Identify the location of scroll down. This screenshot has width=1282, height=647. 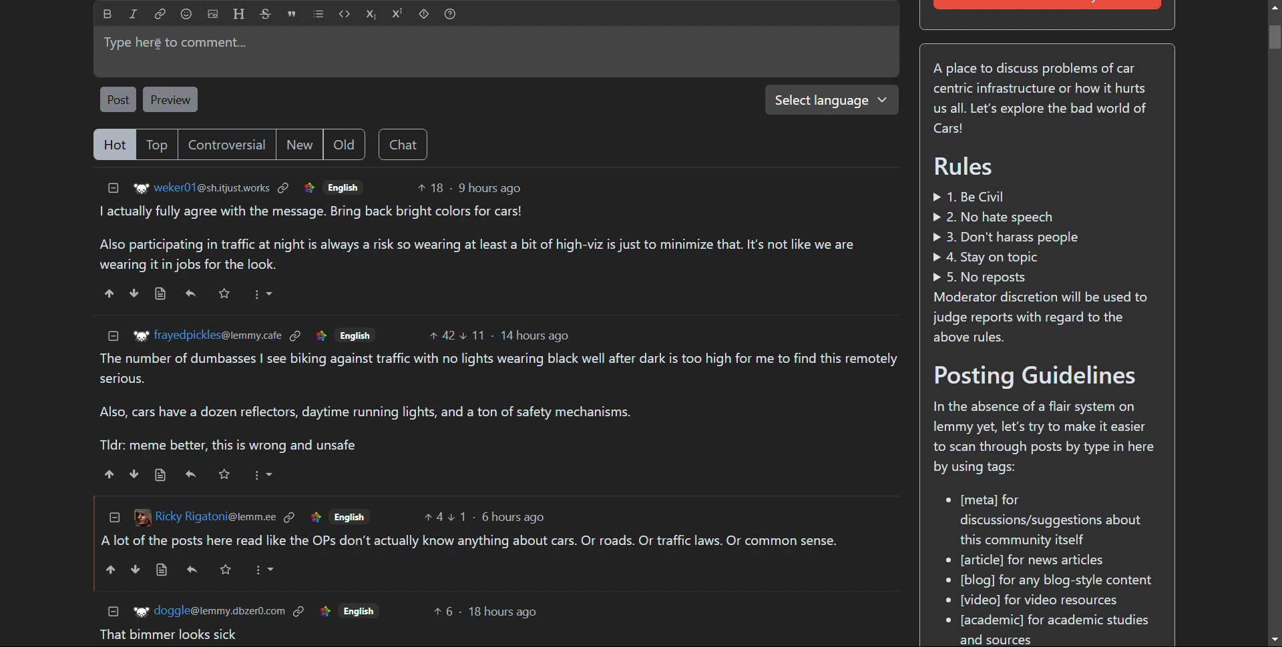
(1274, 640).